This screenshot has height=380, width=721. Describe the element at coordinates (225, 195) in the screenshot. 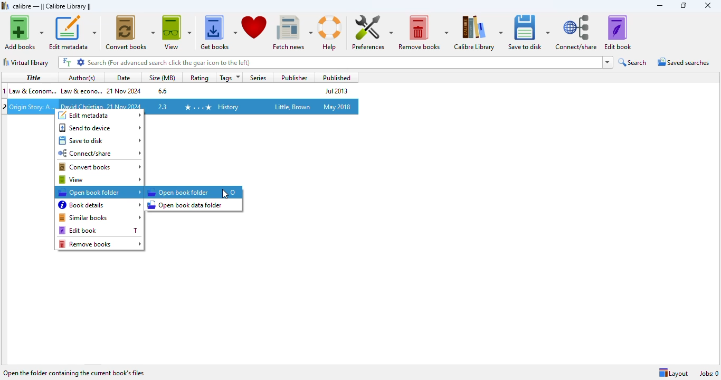

I see `cursor` at that location.